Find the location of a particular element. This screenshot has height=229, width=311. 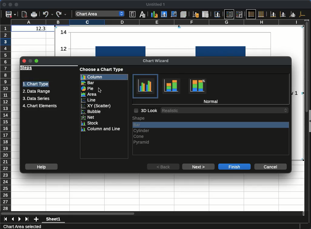

chart wizard is located at coordinates (156, 61).